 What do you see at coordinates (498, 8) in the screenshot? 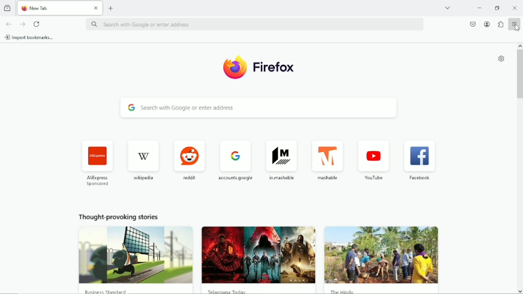
I see `restore down` at bounding box center [498, 8].